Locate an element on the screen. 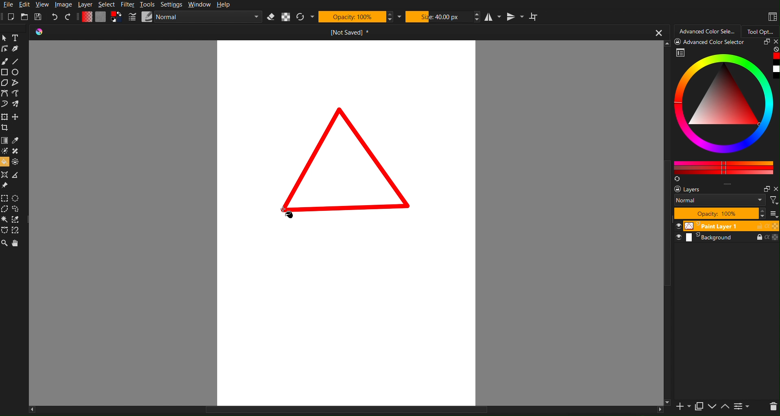  Refresh is located at coordinates (301, 17).